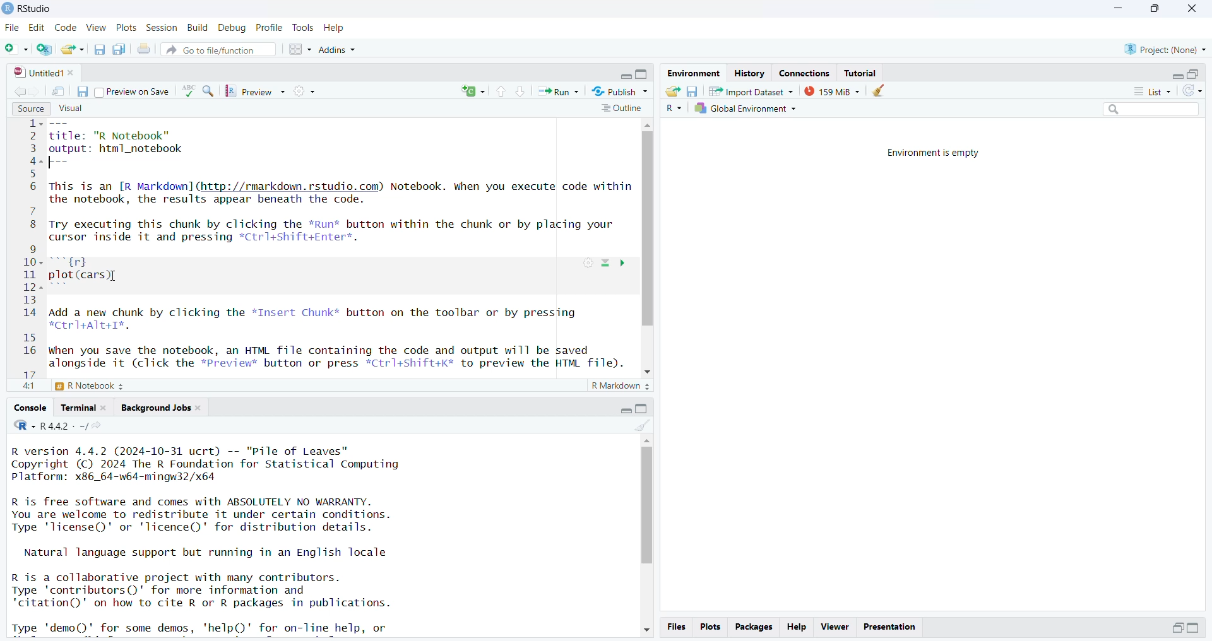 Image resolution: width=1212 pixels, height=641 pixels. What do you see at coordinates (189, 91) in the screenshot?
I see `language` at bounding box center [189, 91].